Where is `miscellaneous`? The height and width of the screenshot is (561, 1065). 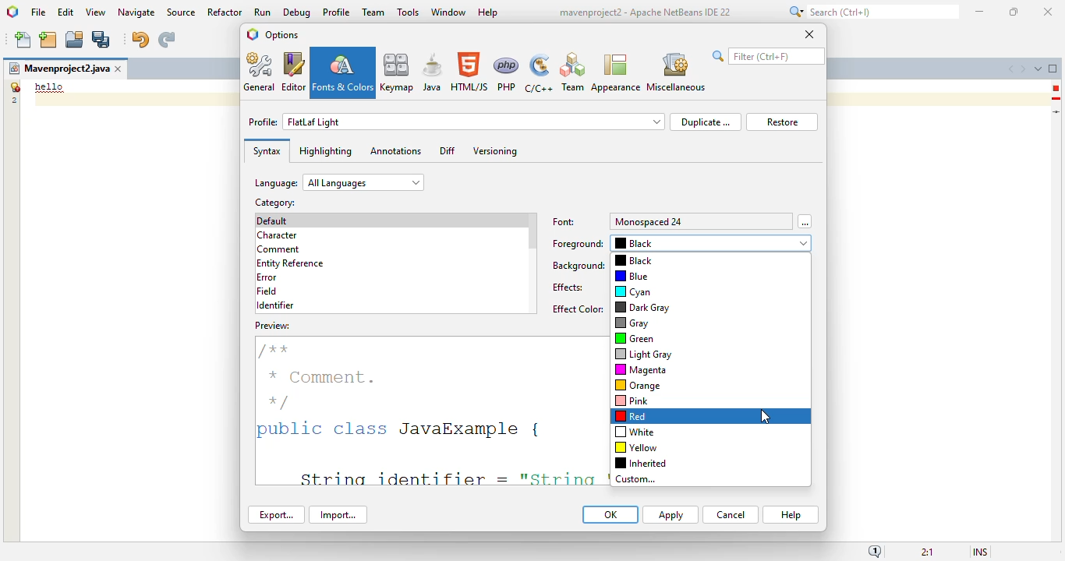
miscellaneous is located at coordinates (675, 72).